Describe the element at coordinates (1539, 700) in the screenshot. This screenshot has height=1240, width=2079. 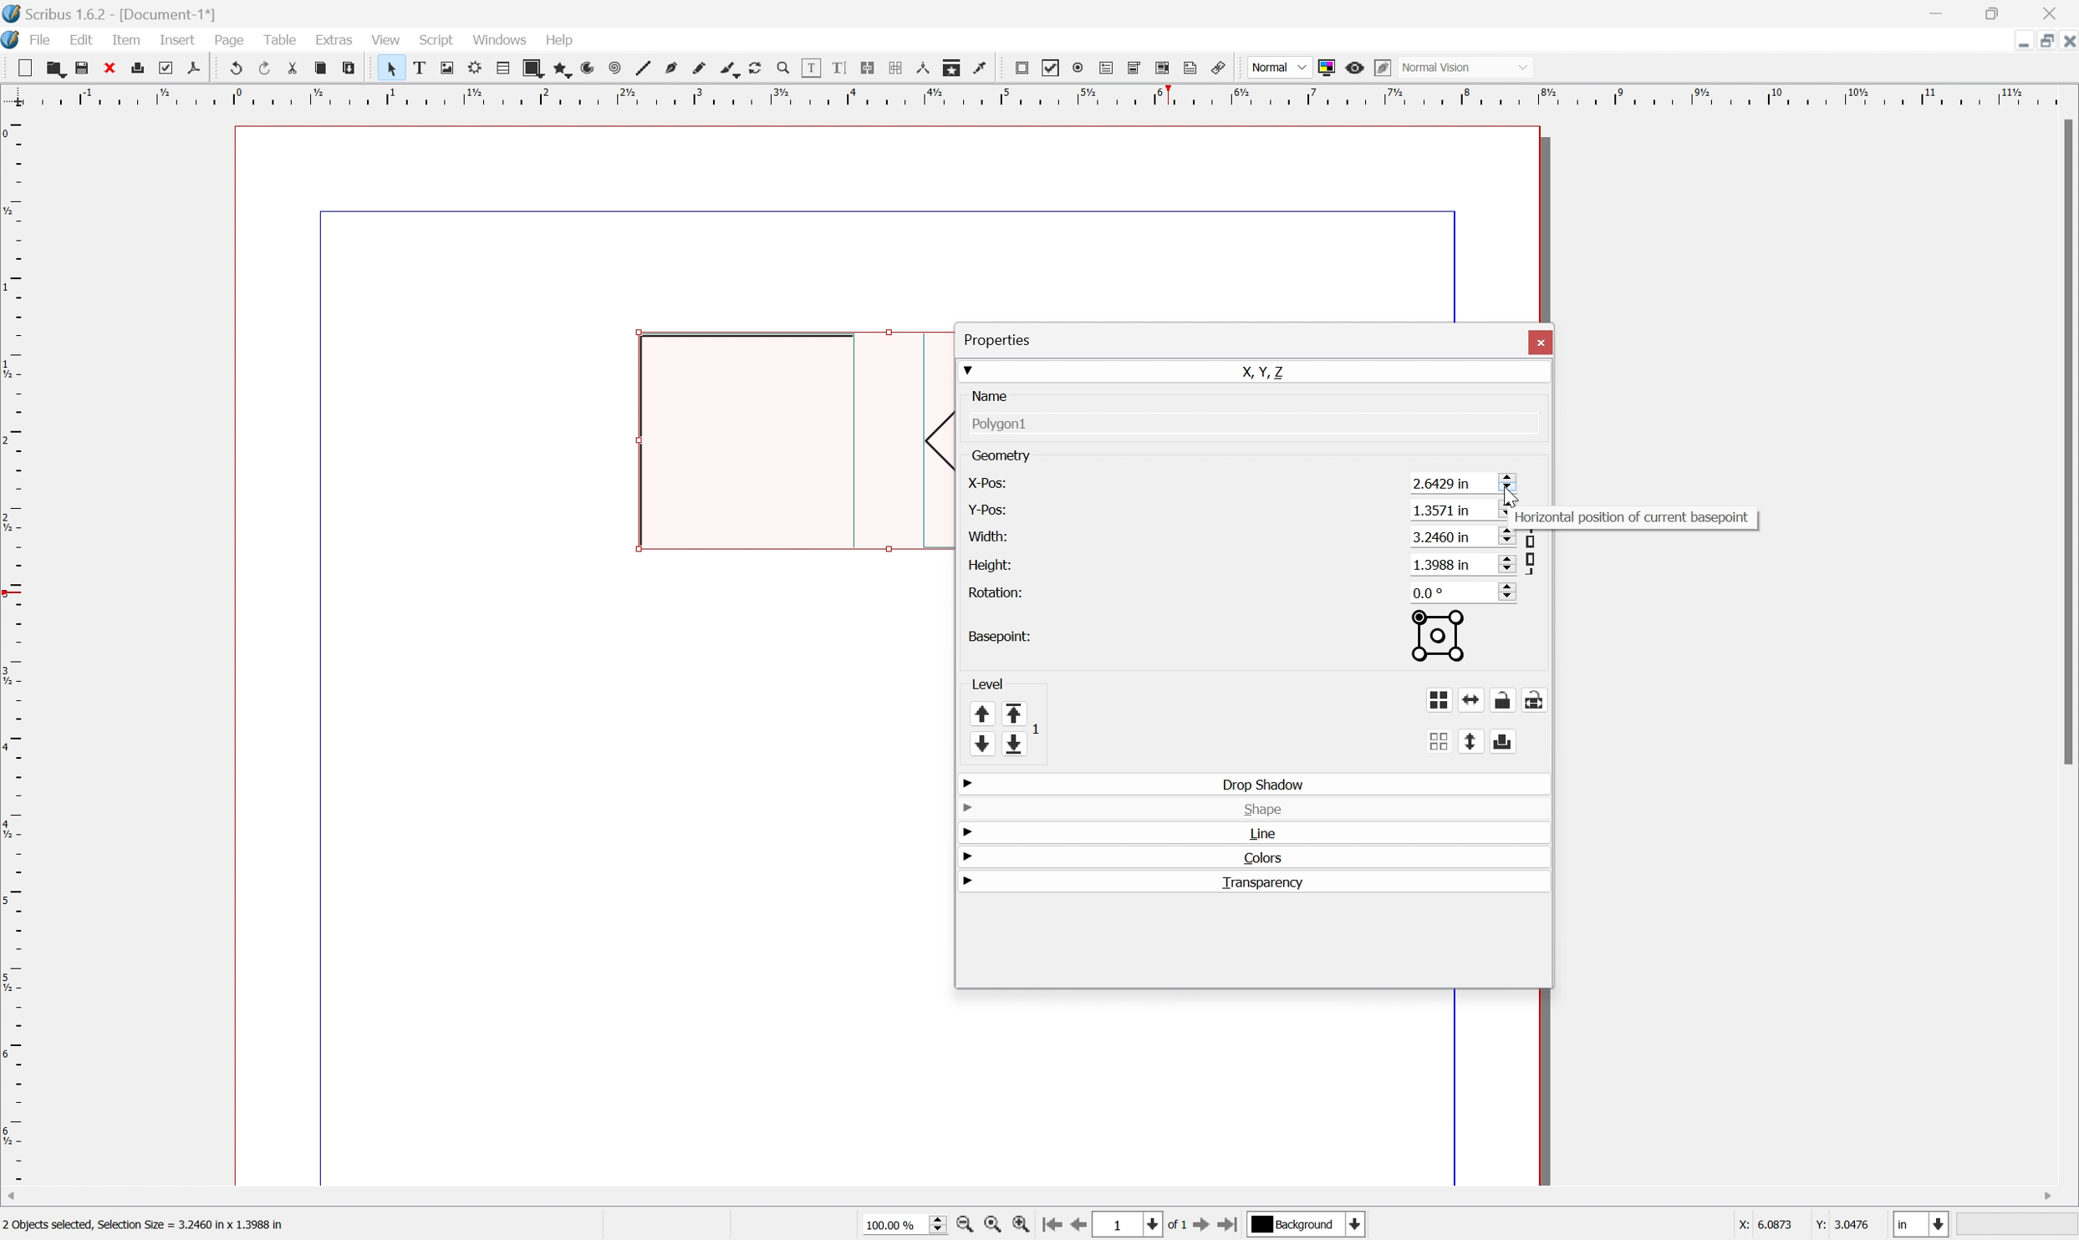
I see `lock or unlock size of object` at that location.